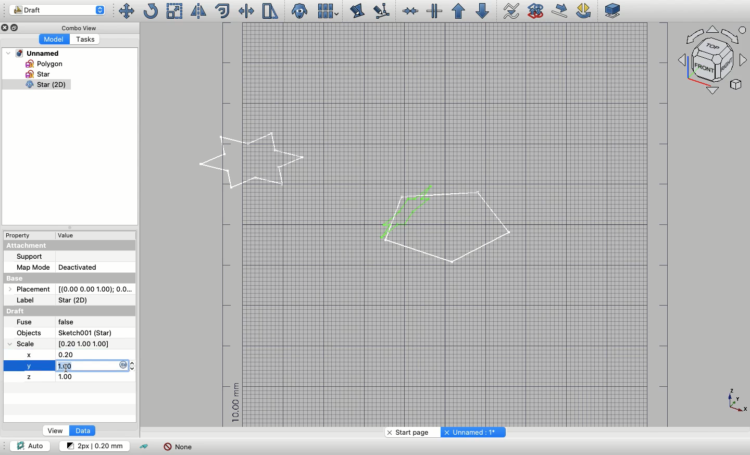 The height and width of the screenshot is (455, 750). What do you see at coordinates (711, 59) in the screenshot?
I see `Navigation styles` at bounding box center [711, 59].